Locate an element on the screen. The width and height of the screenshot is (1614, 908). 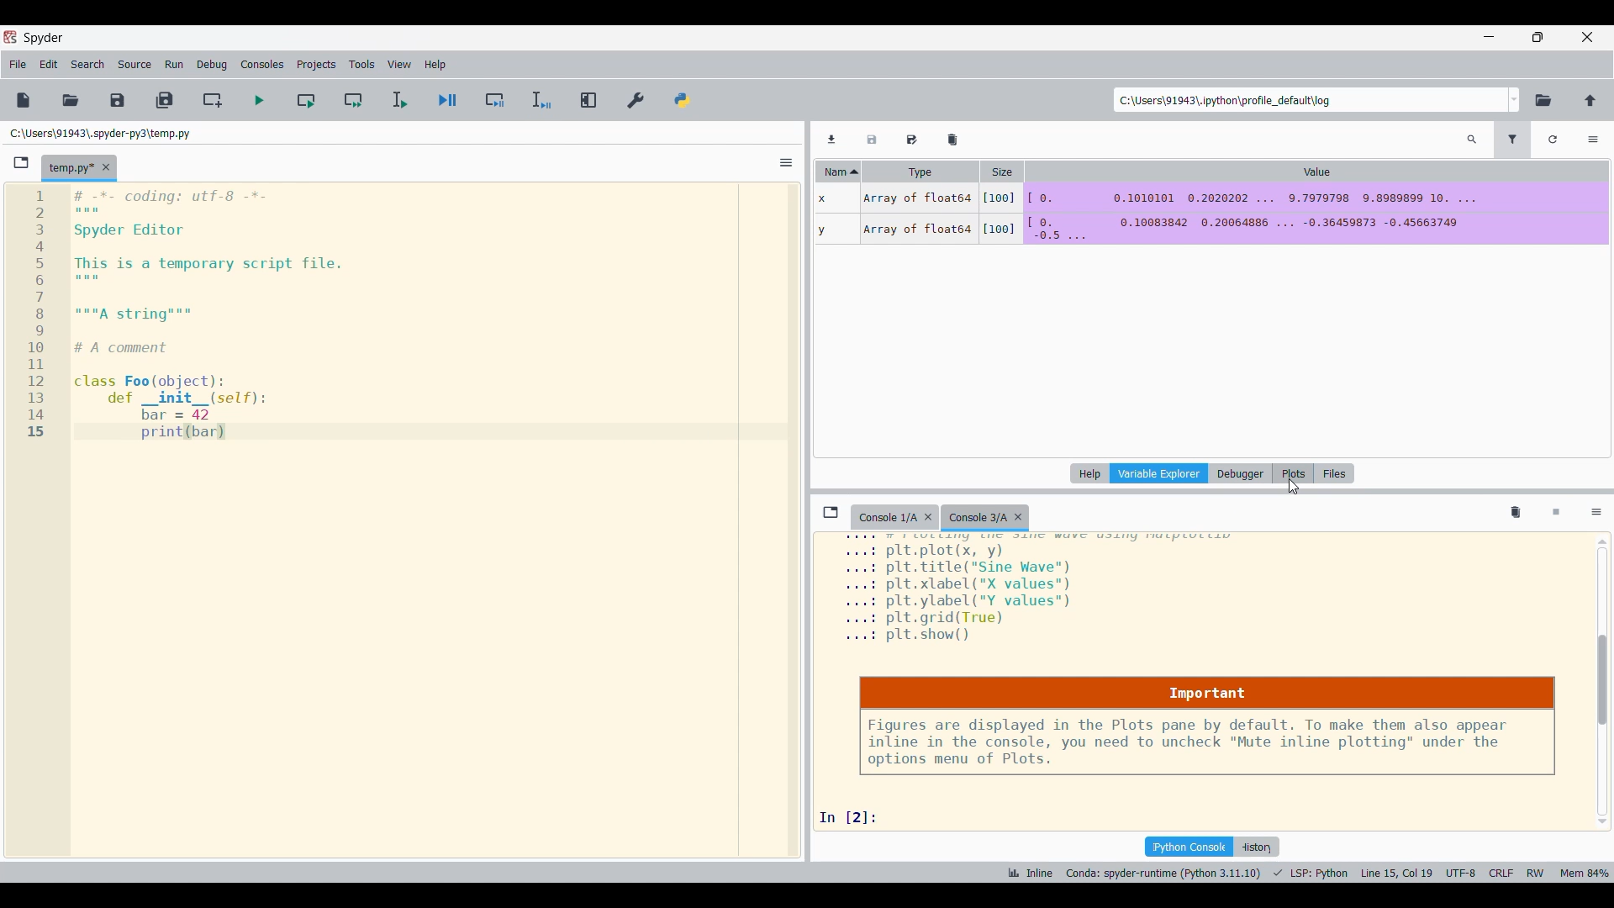
Browse tabs is located at coordinates (831, 512).